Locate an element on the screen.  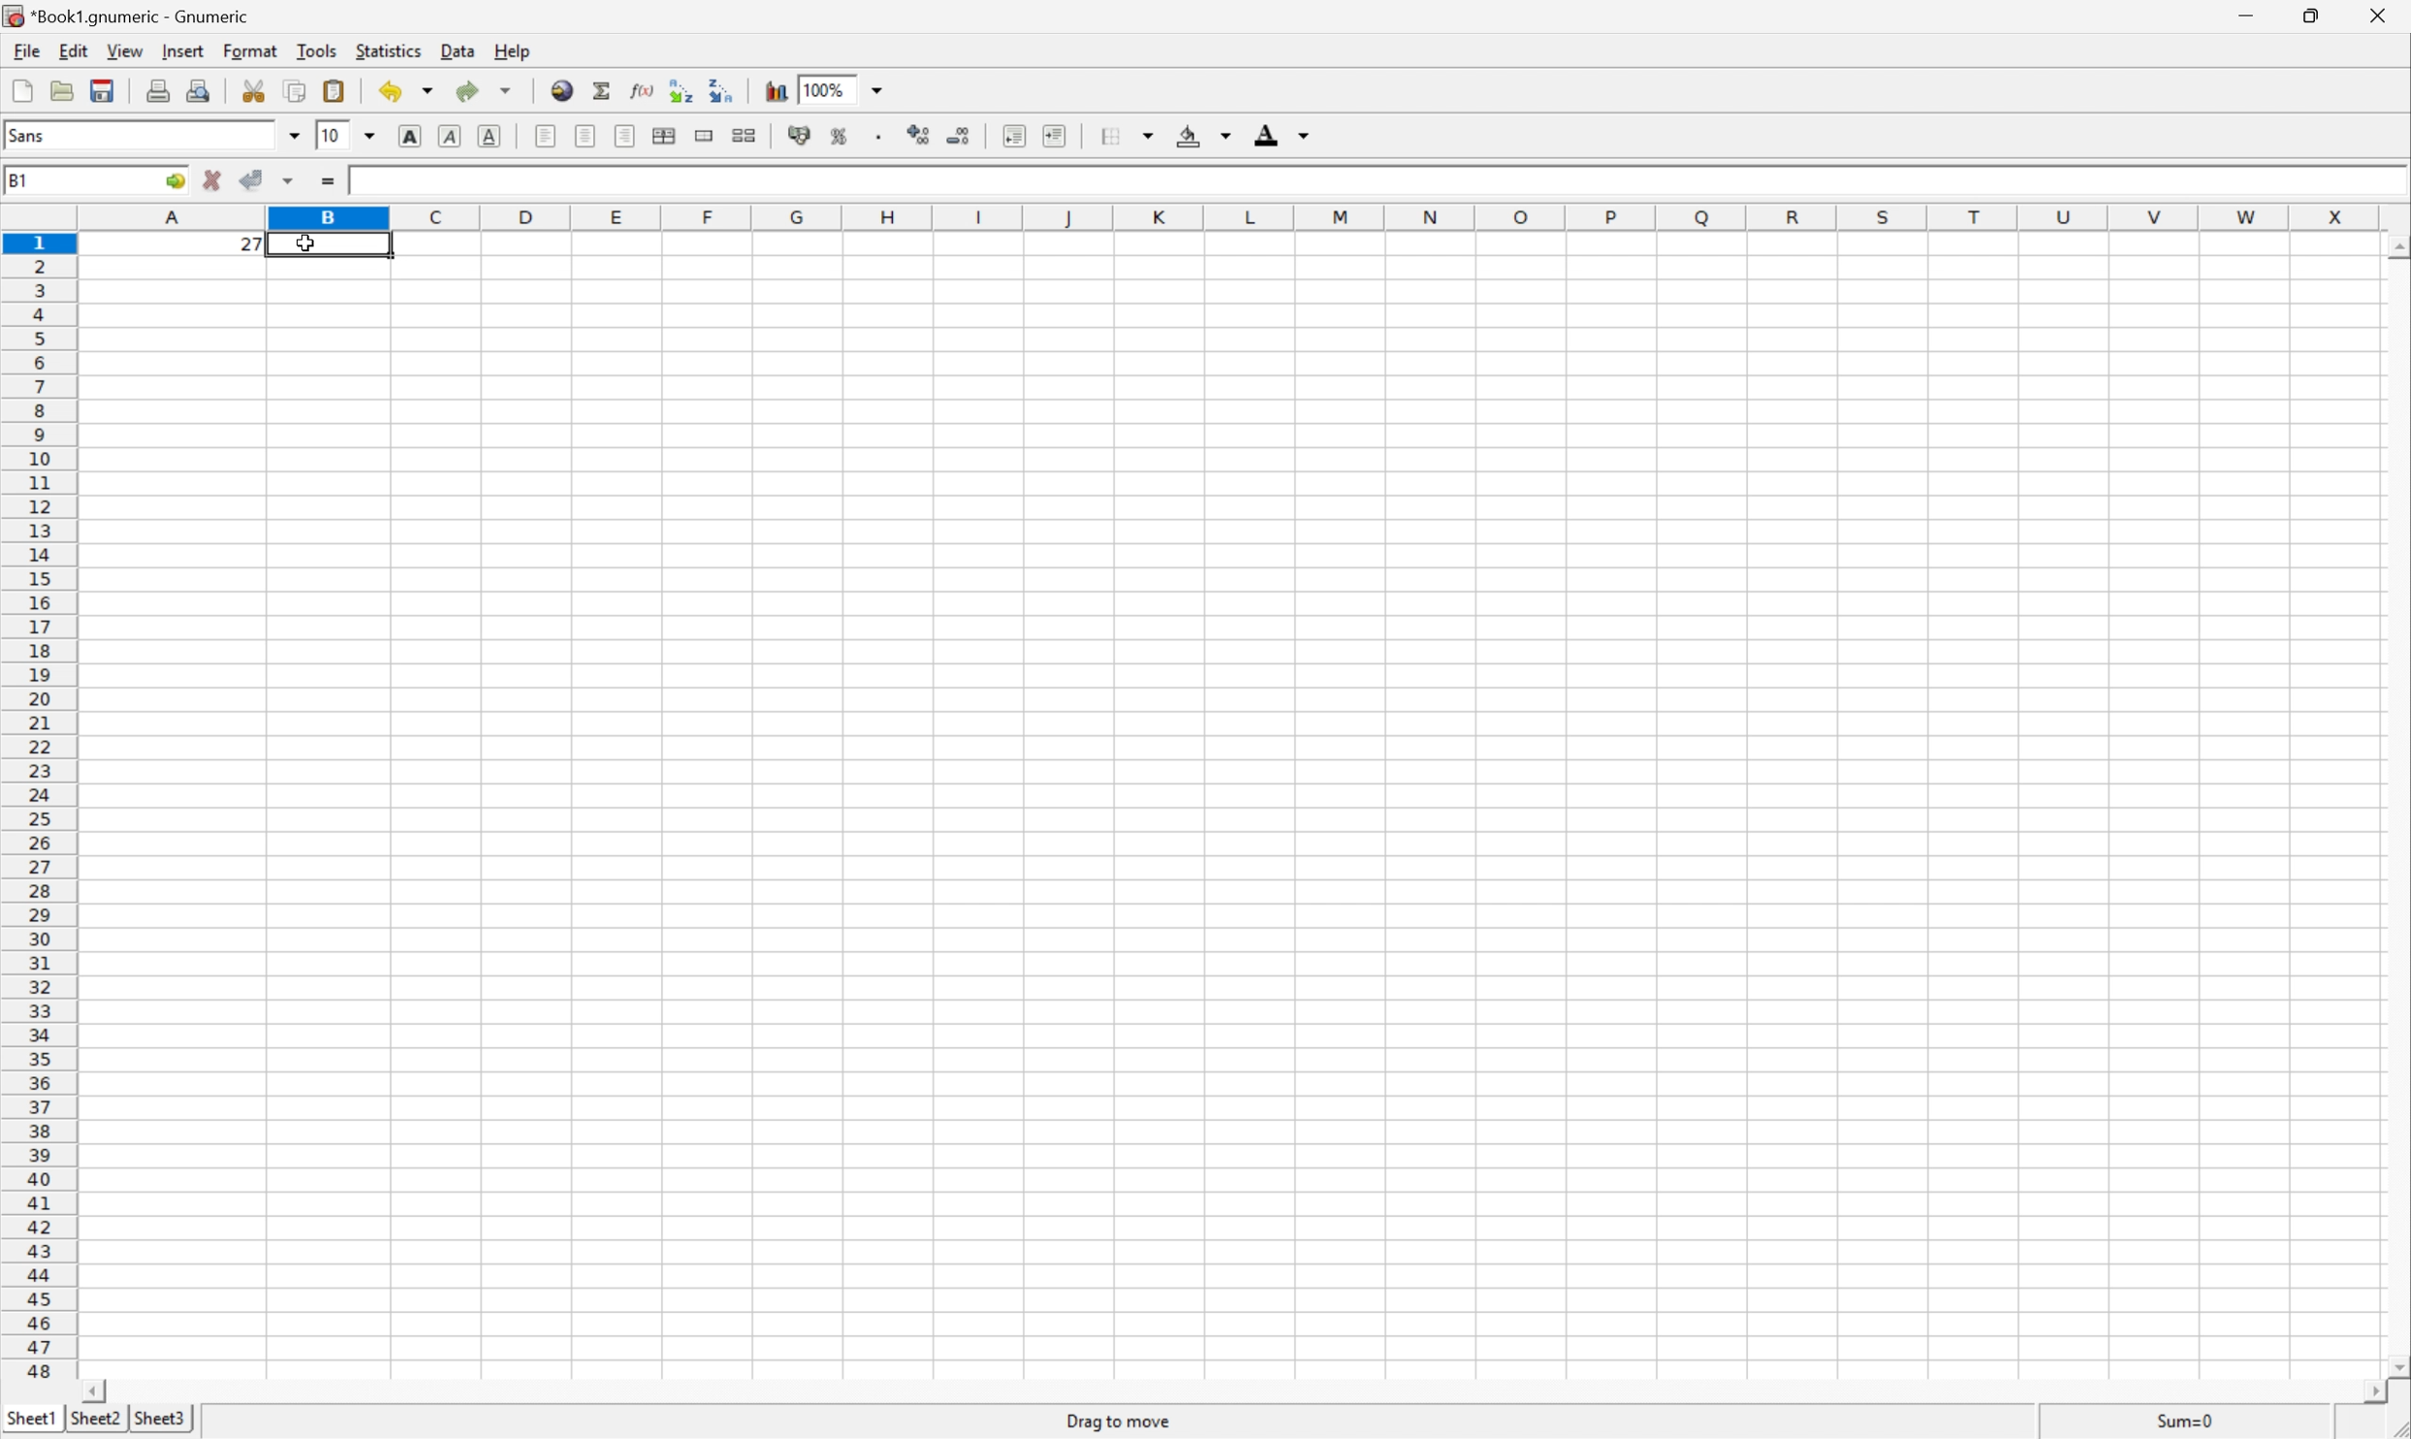
Close is located at coordinates (2376, 15).